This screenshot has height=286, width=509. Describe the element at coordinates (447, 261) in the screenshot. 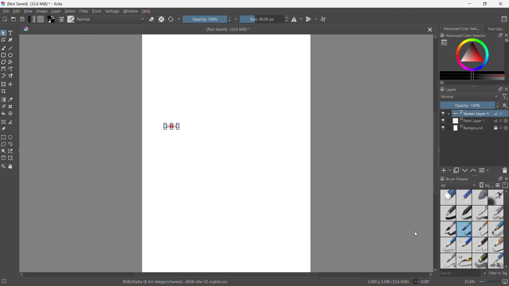

I see `pencil` at that location.